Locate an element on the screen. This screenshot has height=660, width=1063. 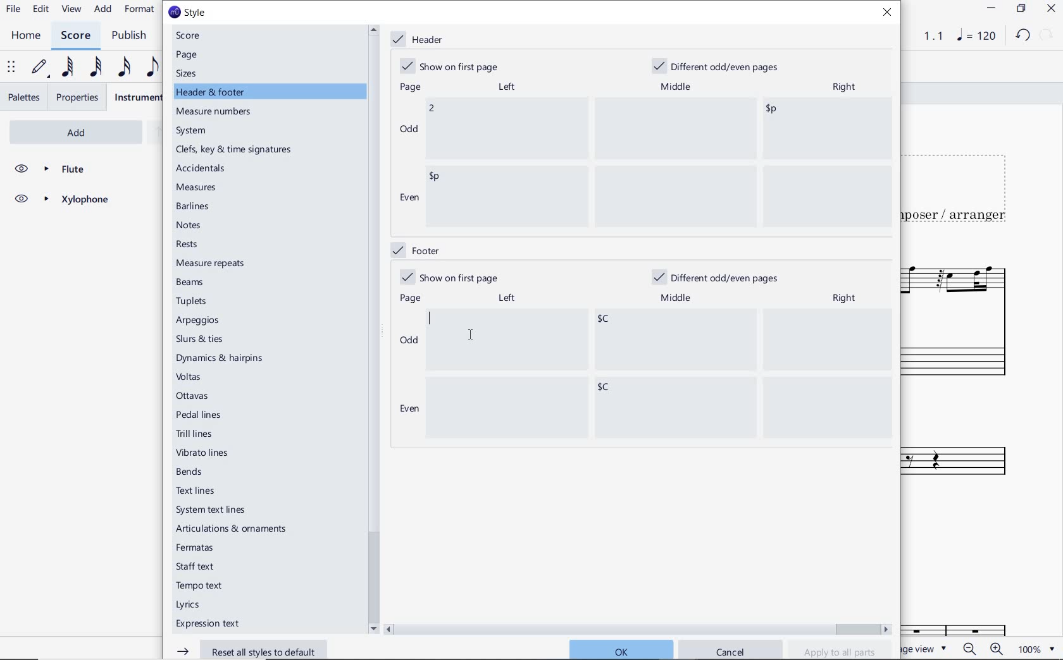
REDO is located at coordinates (1047, 35).